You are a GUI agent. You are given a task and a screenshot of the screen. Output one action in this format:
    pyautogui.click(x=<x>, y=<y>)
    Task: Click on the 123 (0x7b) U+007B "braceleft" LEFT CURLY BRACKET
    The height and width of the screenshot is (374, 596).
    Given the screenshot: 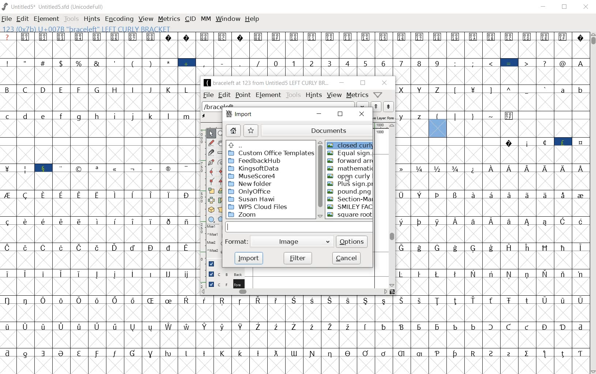 What is the action you would take?
    pyautogui.click(x=438, y=127)
    